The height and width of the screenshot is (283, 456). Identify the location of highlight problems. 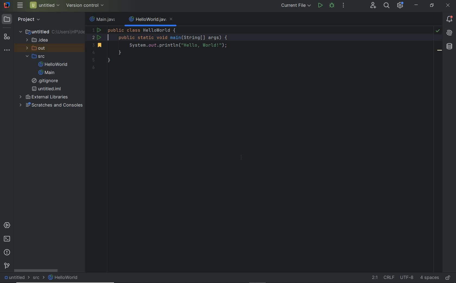
(438, 31).